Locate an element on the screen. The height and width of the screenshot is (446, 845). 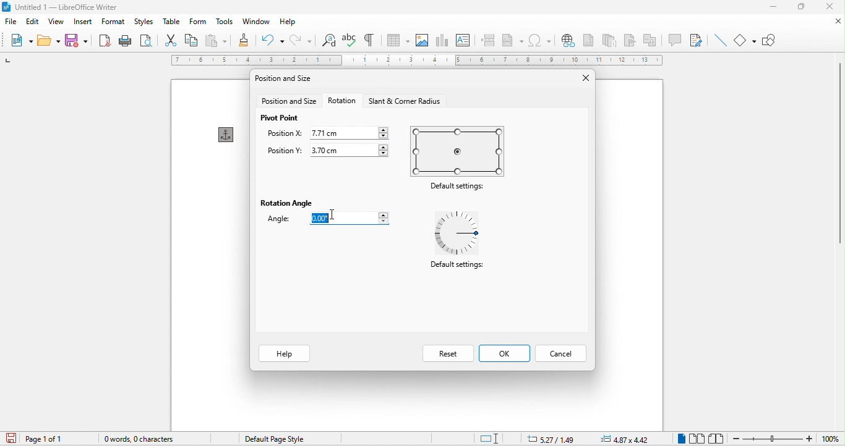
special character is located at coordinates (541, 41).